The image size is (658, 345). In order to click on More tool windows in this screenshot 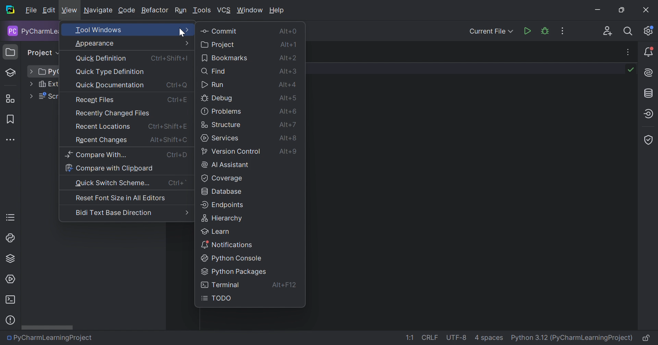, I will do `click(10, 140)`.